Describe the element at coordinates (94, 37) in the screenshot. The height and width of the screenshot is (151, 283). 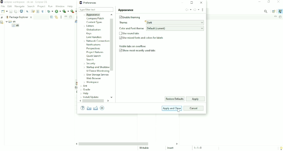
I see `Link Handlers` at that location.